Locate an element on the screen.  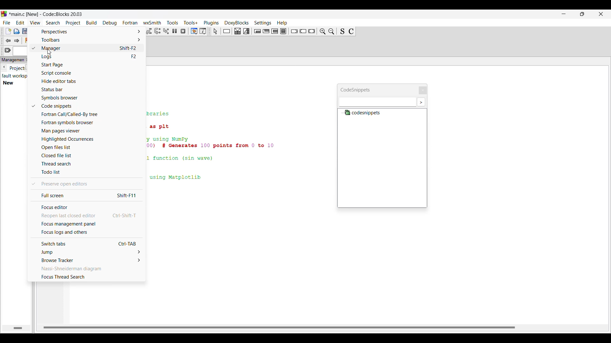
Fortran is located at coordinates (130, 23).